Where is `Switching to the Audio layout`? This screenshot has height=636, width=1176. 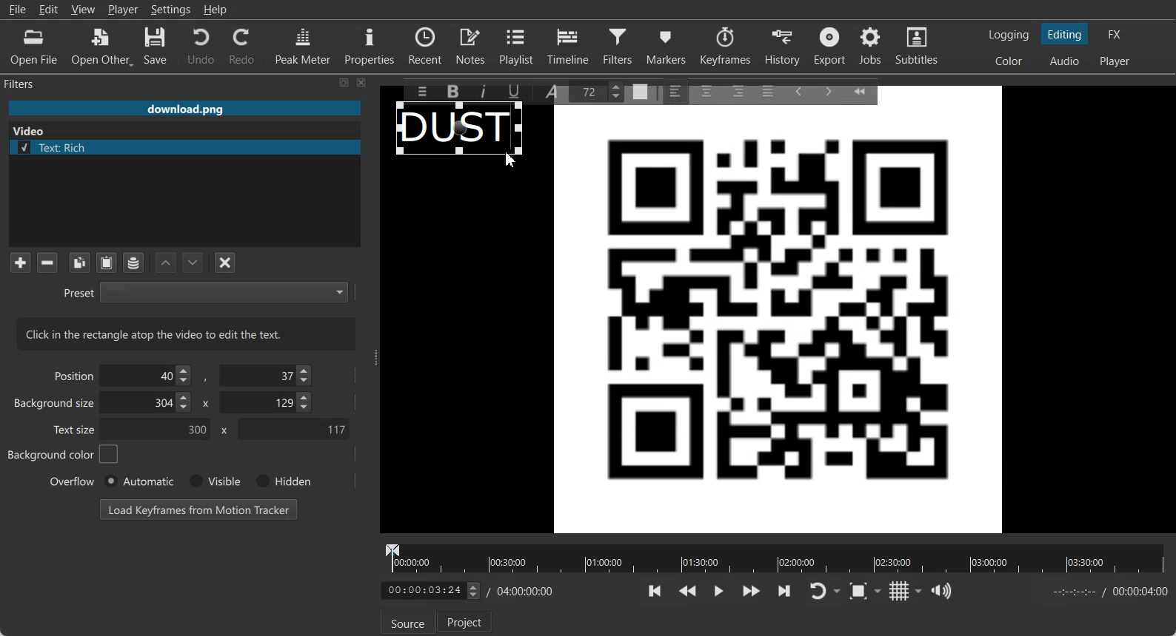 Switching to the Audio layout is located at coordinates (1066, 61).